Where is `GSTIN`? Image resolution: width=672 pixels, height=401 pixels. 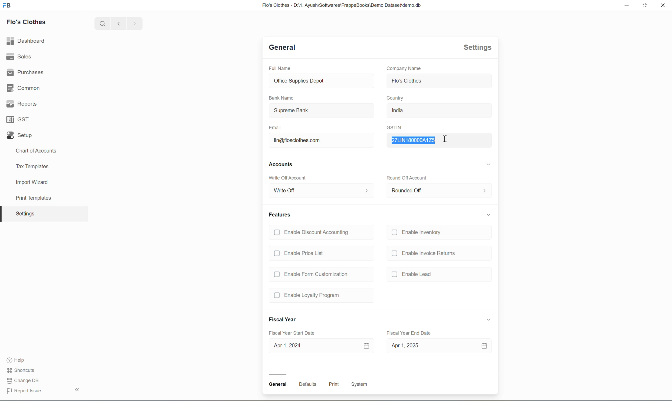
GSTIN is located at coordinates (394, 127).